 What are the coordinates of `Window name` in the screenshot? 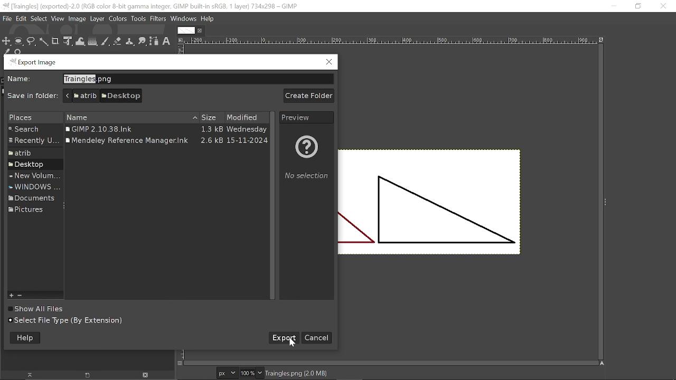 It's located at (35, 62).